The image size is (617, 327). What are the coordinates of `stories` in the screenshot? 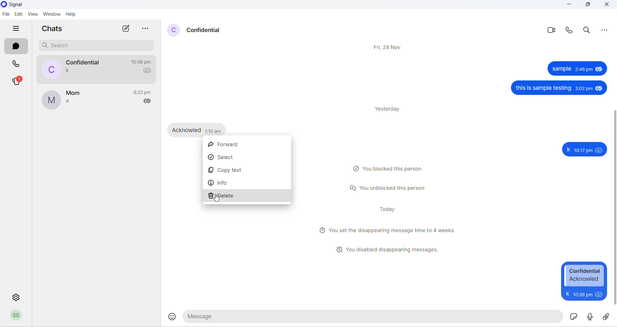 It's located at (17, 82).